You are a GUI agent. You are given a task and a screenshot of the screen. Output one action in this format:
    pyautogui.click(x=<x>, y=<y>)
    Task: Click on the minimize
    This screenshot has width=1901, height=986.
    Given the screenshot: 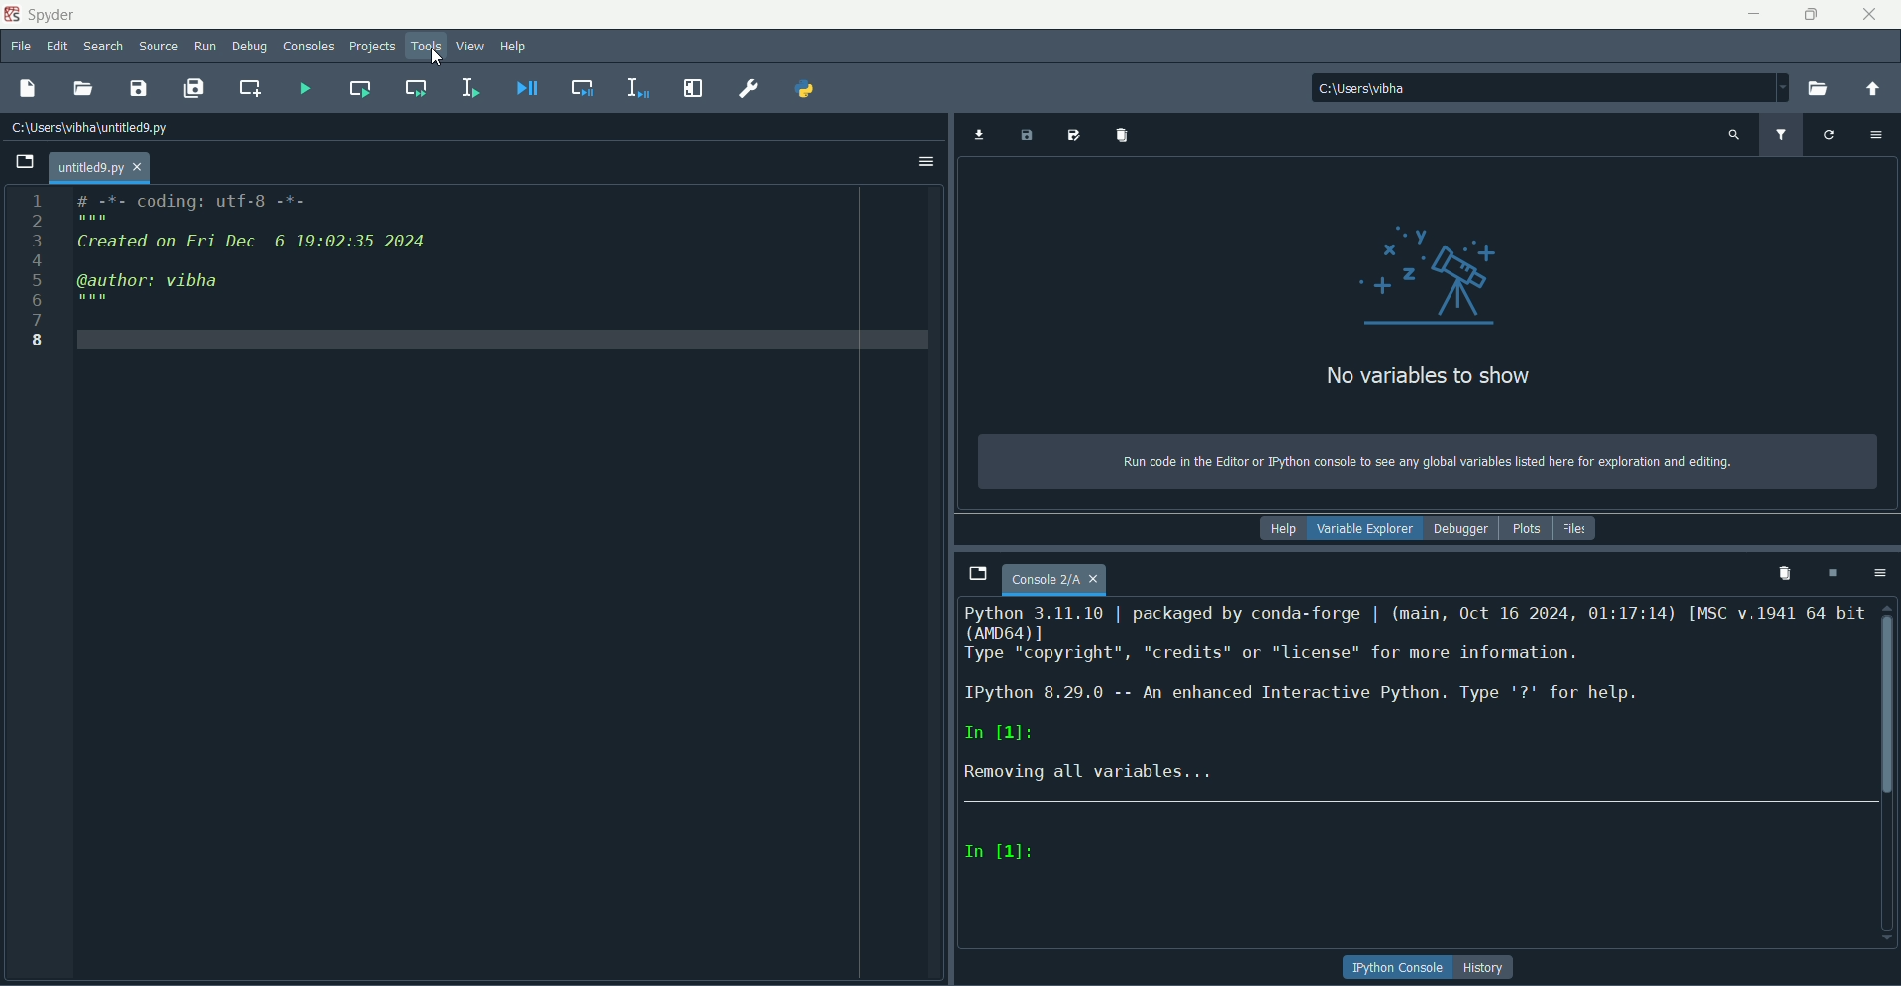 What is the action you would take?
    pyautogui.click(x=1753, y=14)
    